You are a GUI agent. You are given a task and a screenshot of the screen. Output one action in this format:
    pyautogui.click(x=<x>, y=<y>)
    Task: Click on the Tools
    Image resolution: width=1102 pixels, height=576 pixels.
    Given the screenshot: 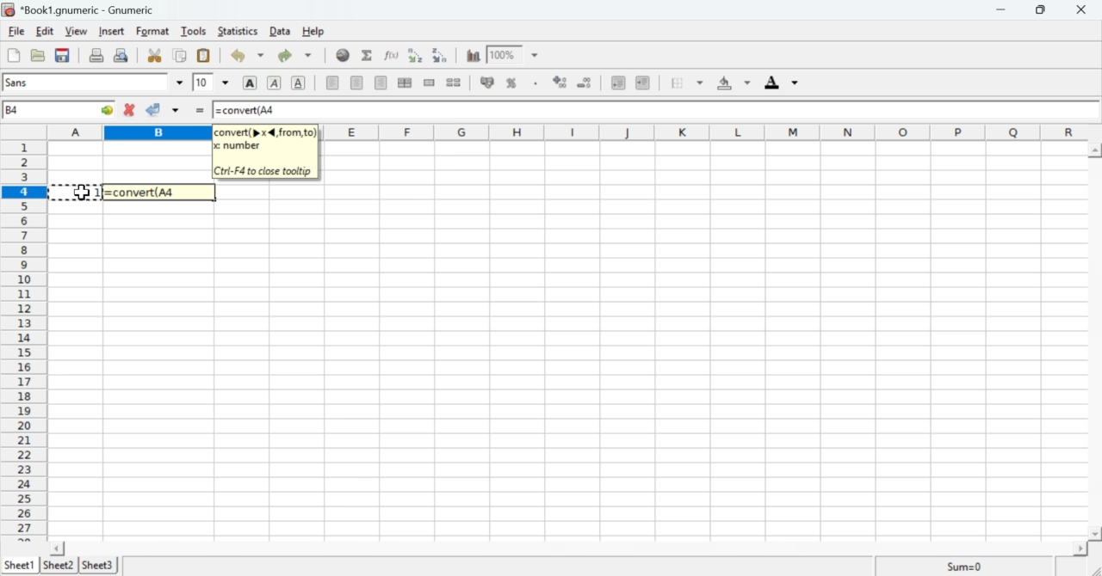 What is the action you would take?
    pyautogui.click(x=195, y=31)
    